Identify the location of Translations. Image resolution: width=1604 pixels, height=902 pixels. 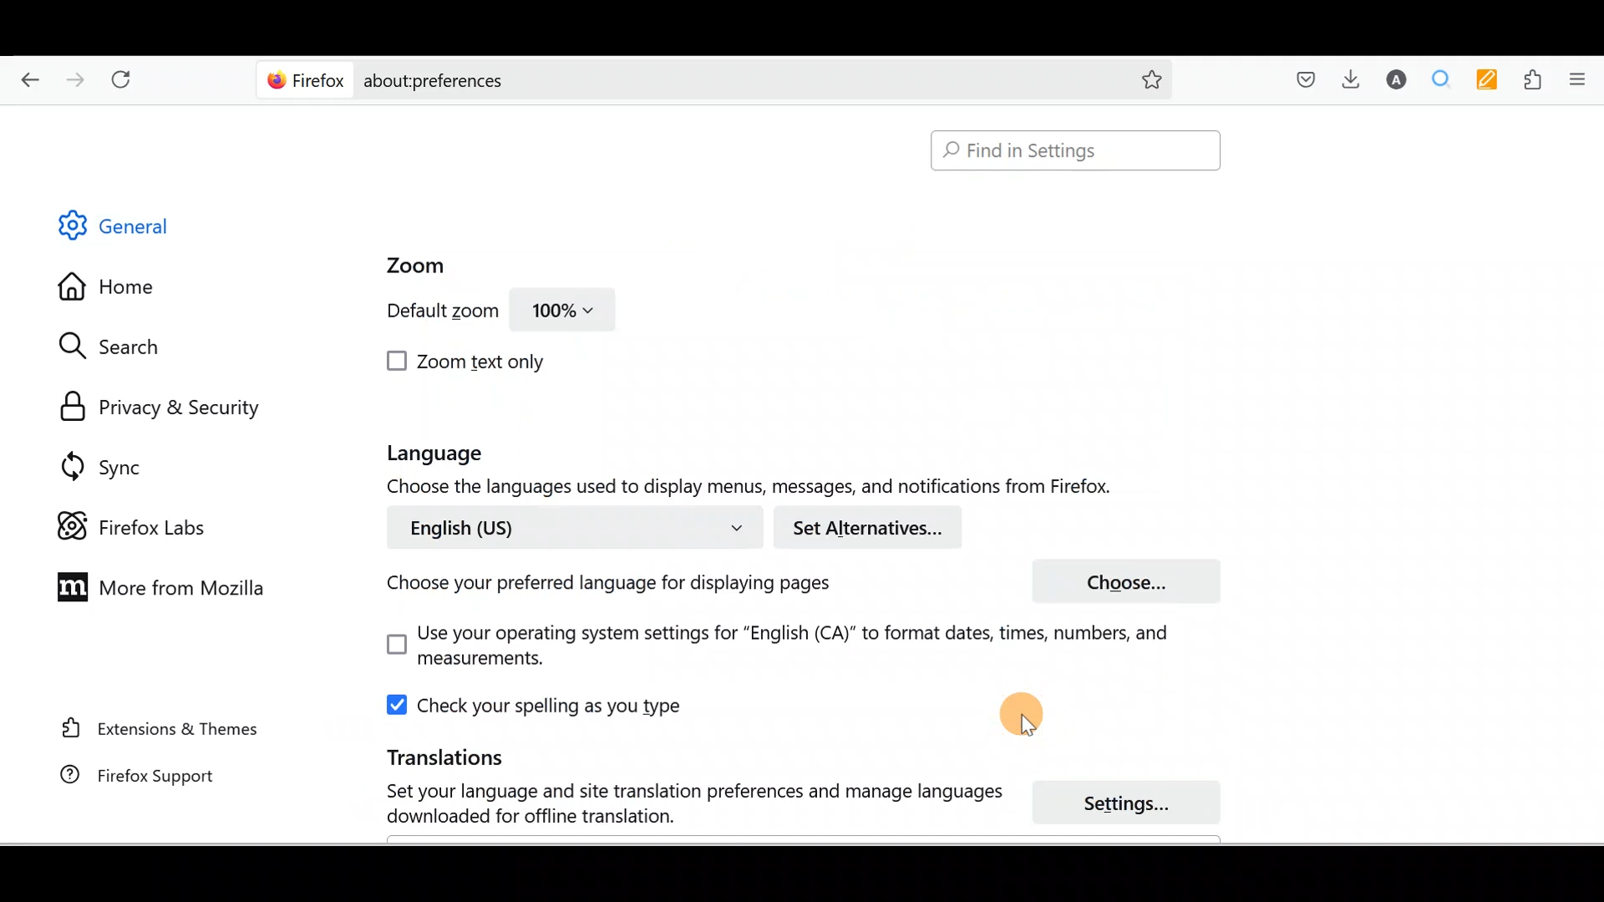
(423, 756).